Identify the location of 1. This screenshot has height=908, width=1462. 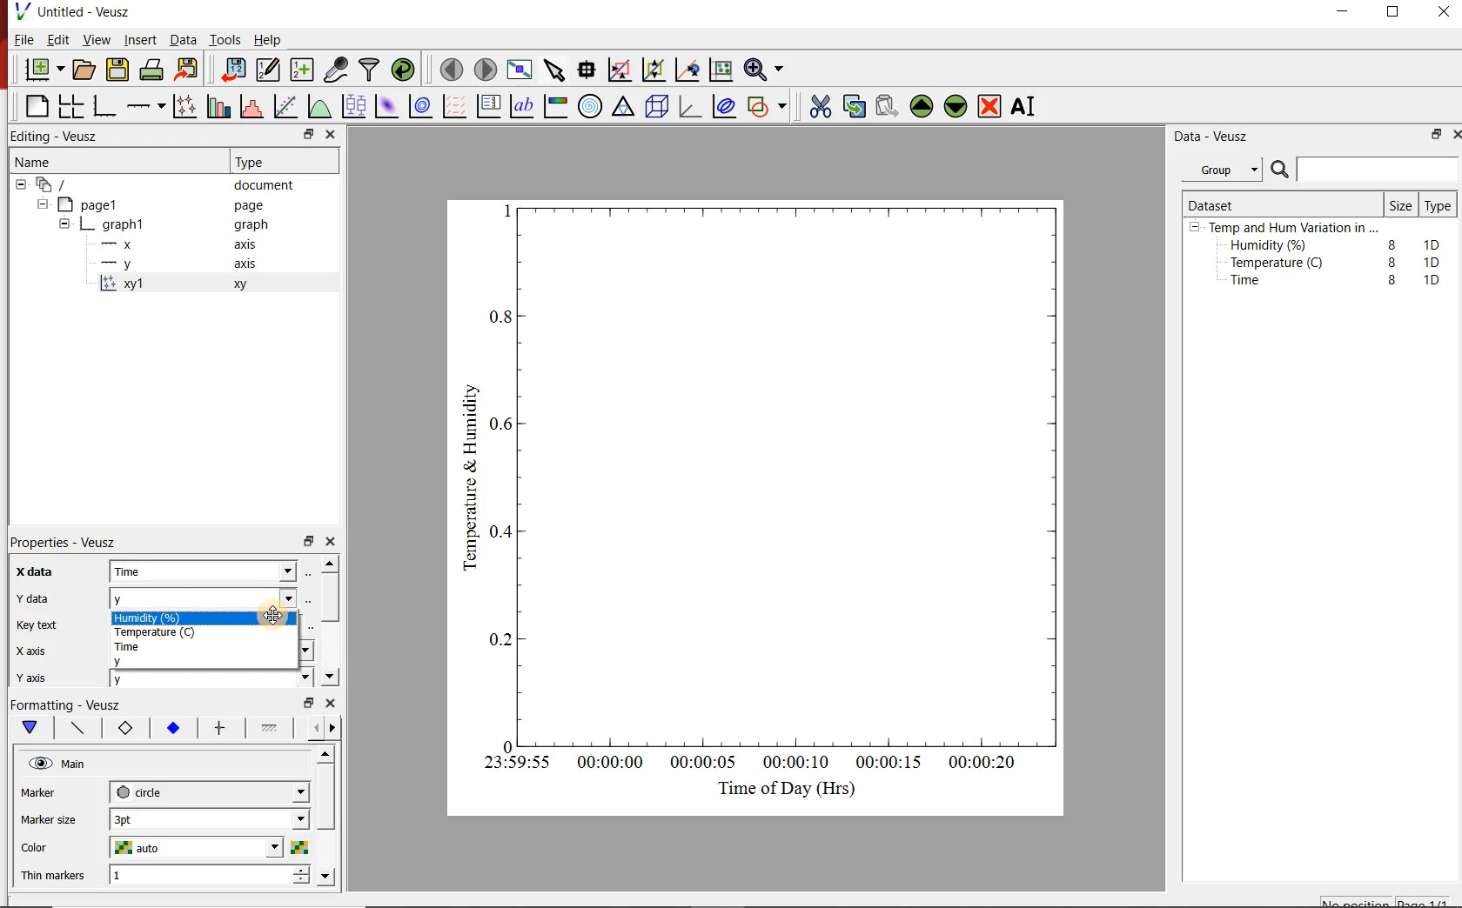
(167, 877).